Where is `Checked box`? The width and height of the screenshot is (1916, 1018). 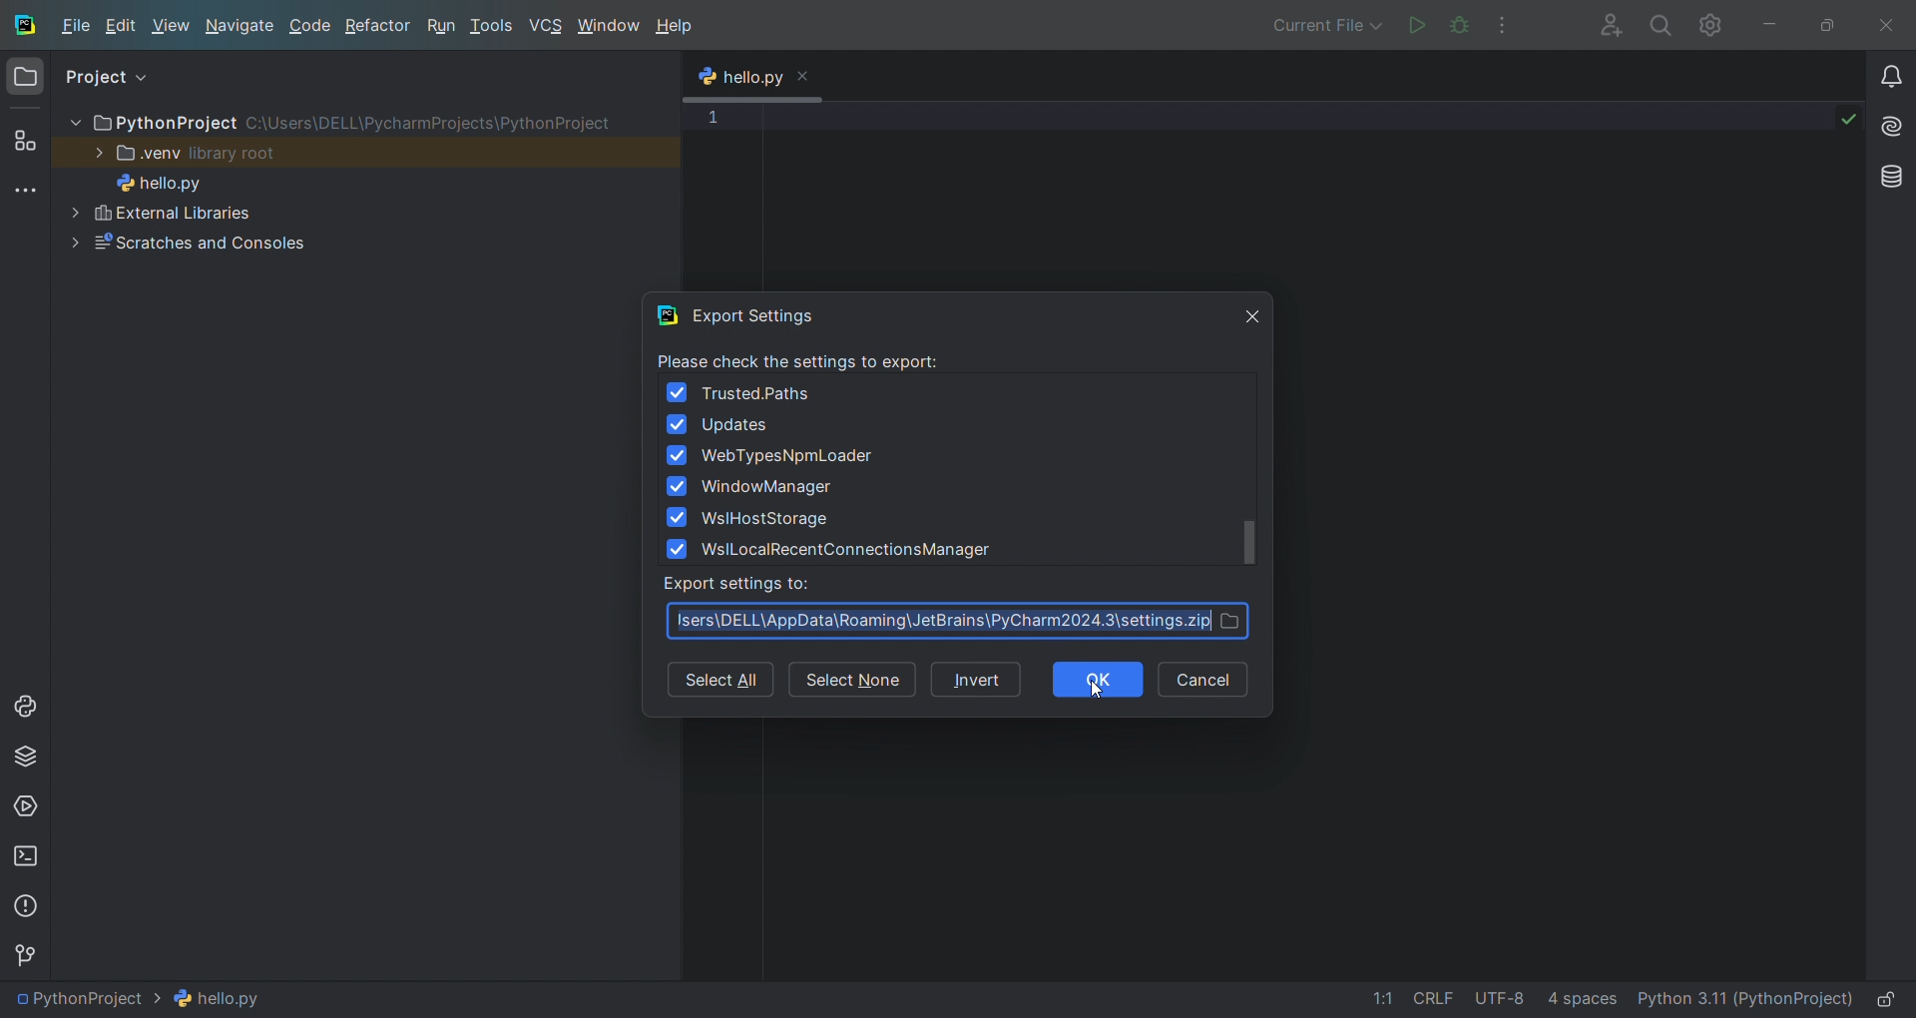
Checked box is located at coordinates (679, 548).